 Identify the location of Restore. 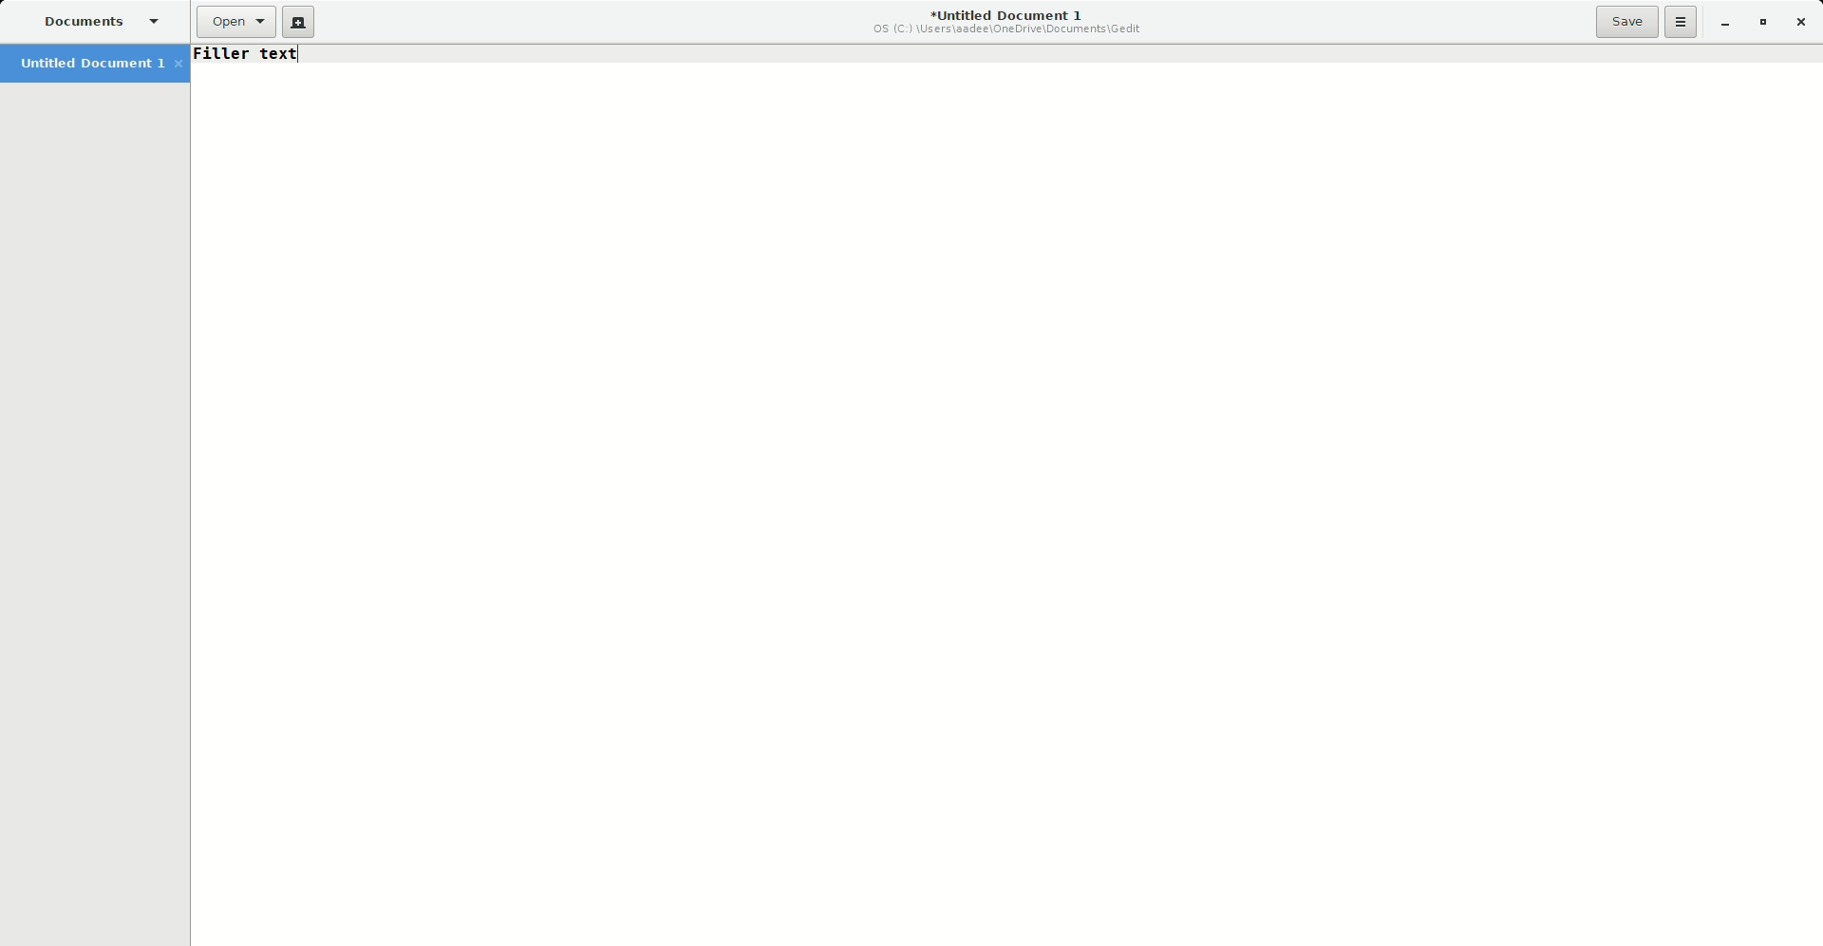
(1760, 24).